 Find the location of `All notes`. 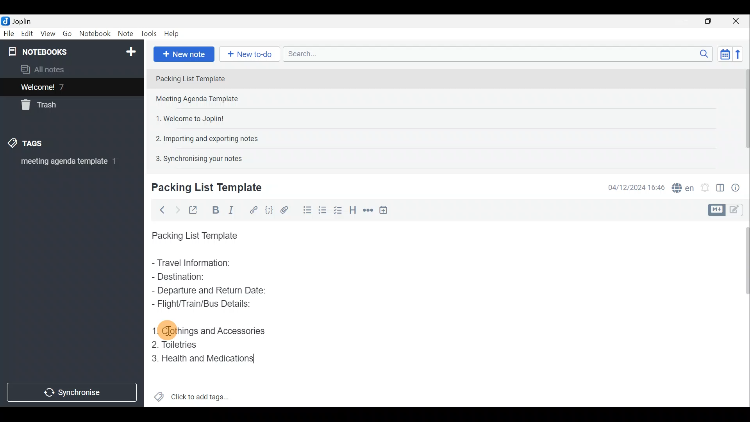

All notes is located at coordinates (45, 69).